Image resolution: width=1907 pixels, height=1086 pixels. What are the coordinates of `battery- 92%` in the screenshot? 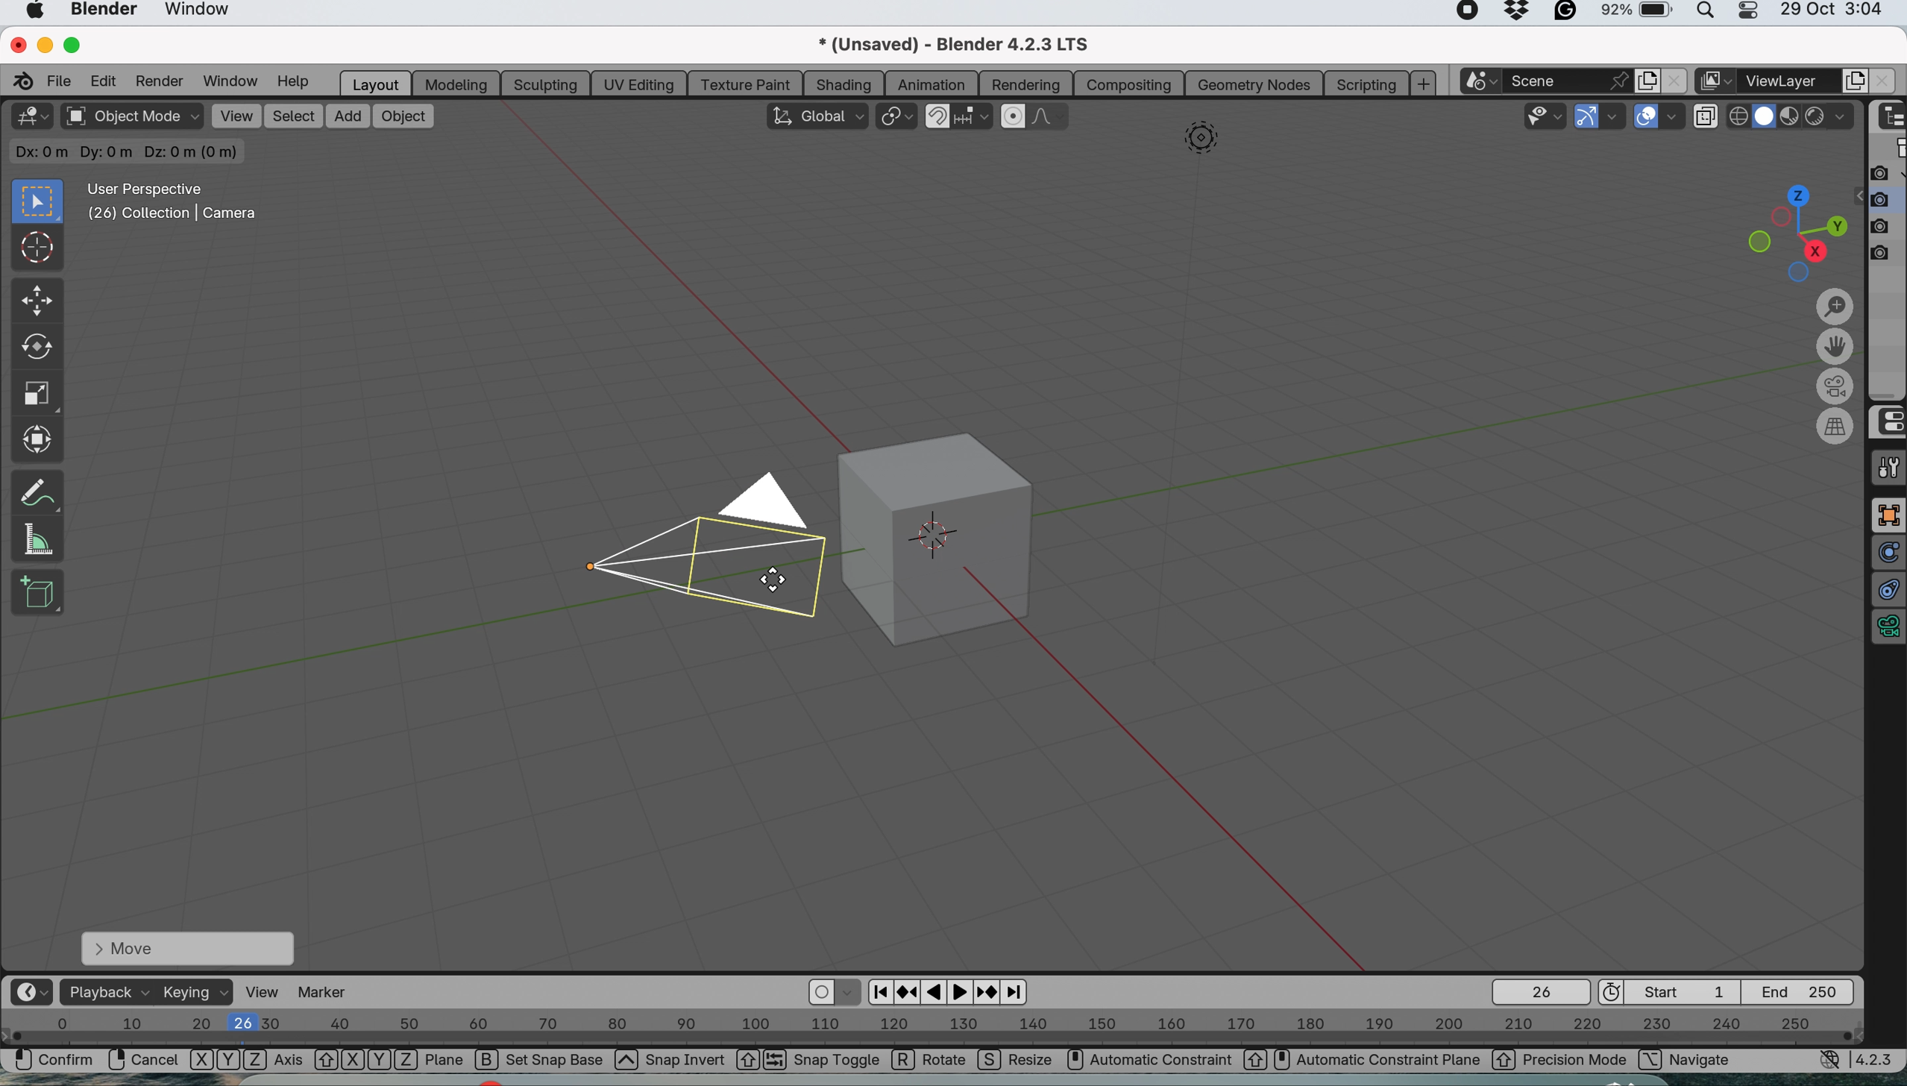 It's located at (1644, 14).